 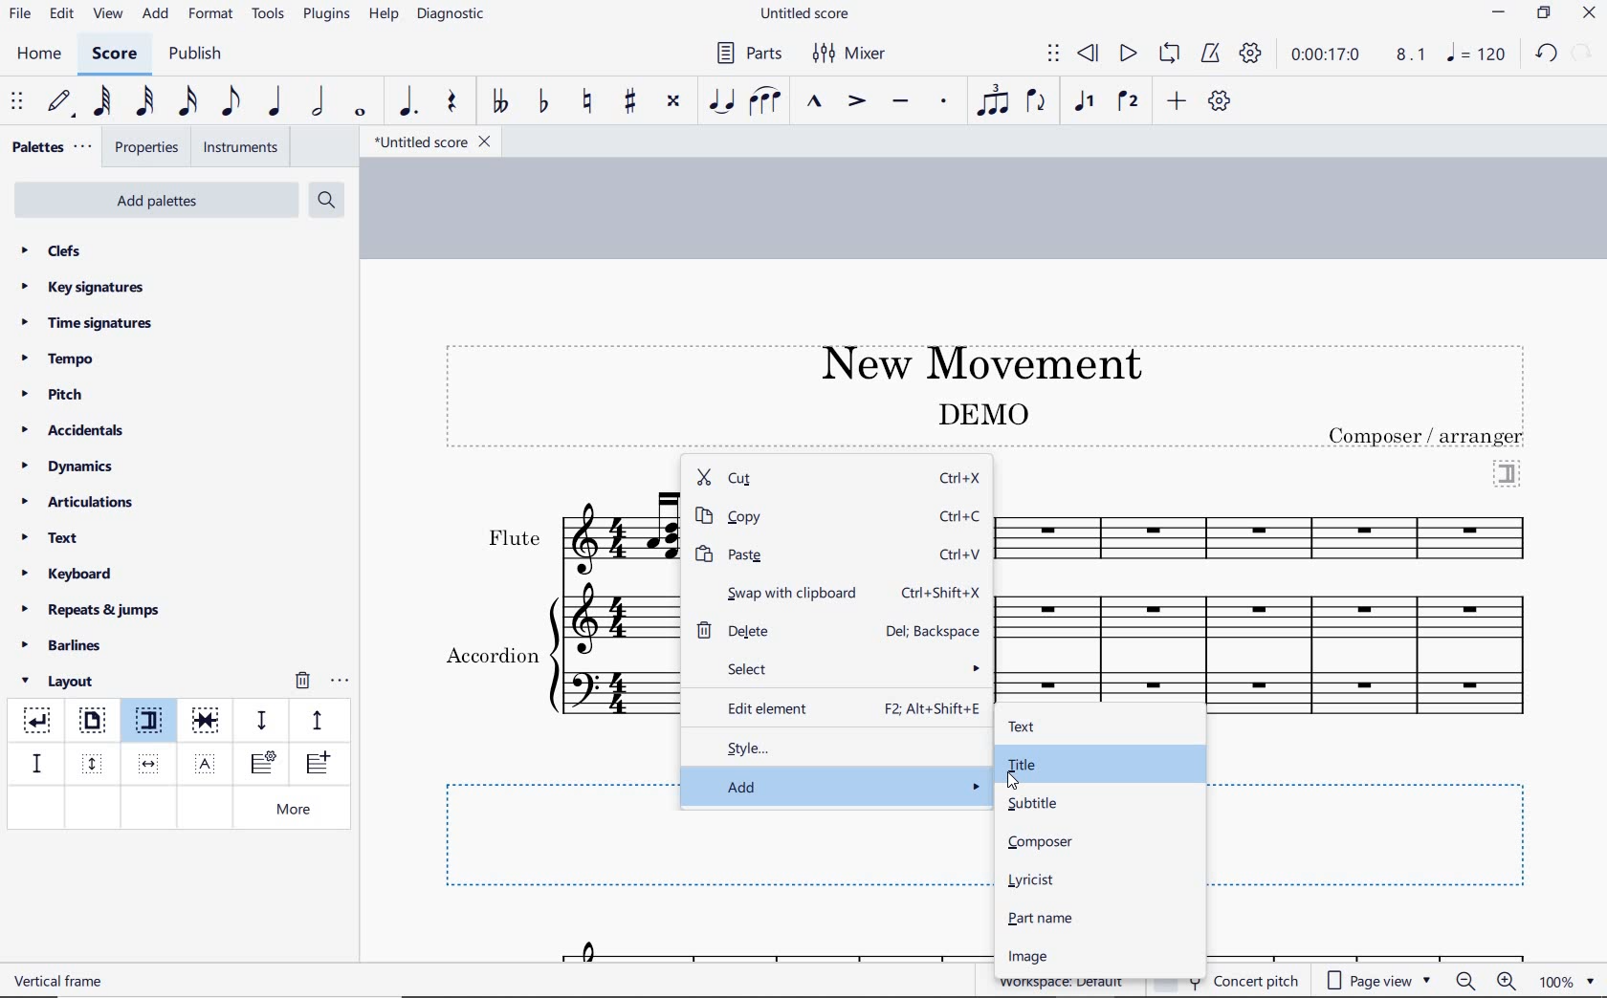 What do you see at coordinates (723, 102) in the screenshot?
I see `tie` at bounding box center [723, 102].